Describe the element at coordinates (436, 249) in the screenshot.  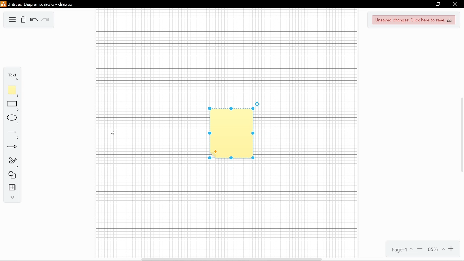
I see `Current zoom` at that location.